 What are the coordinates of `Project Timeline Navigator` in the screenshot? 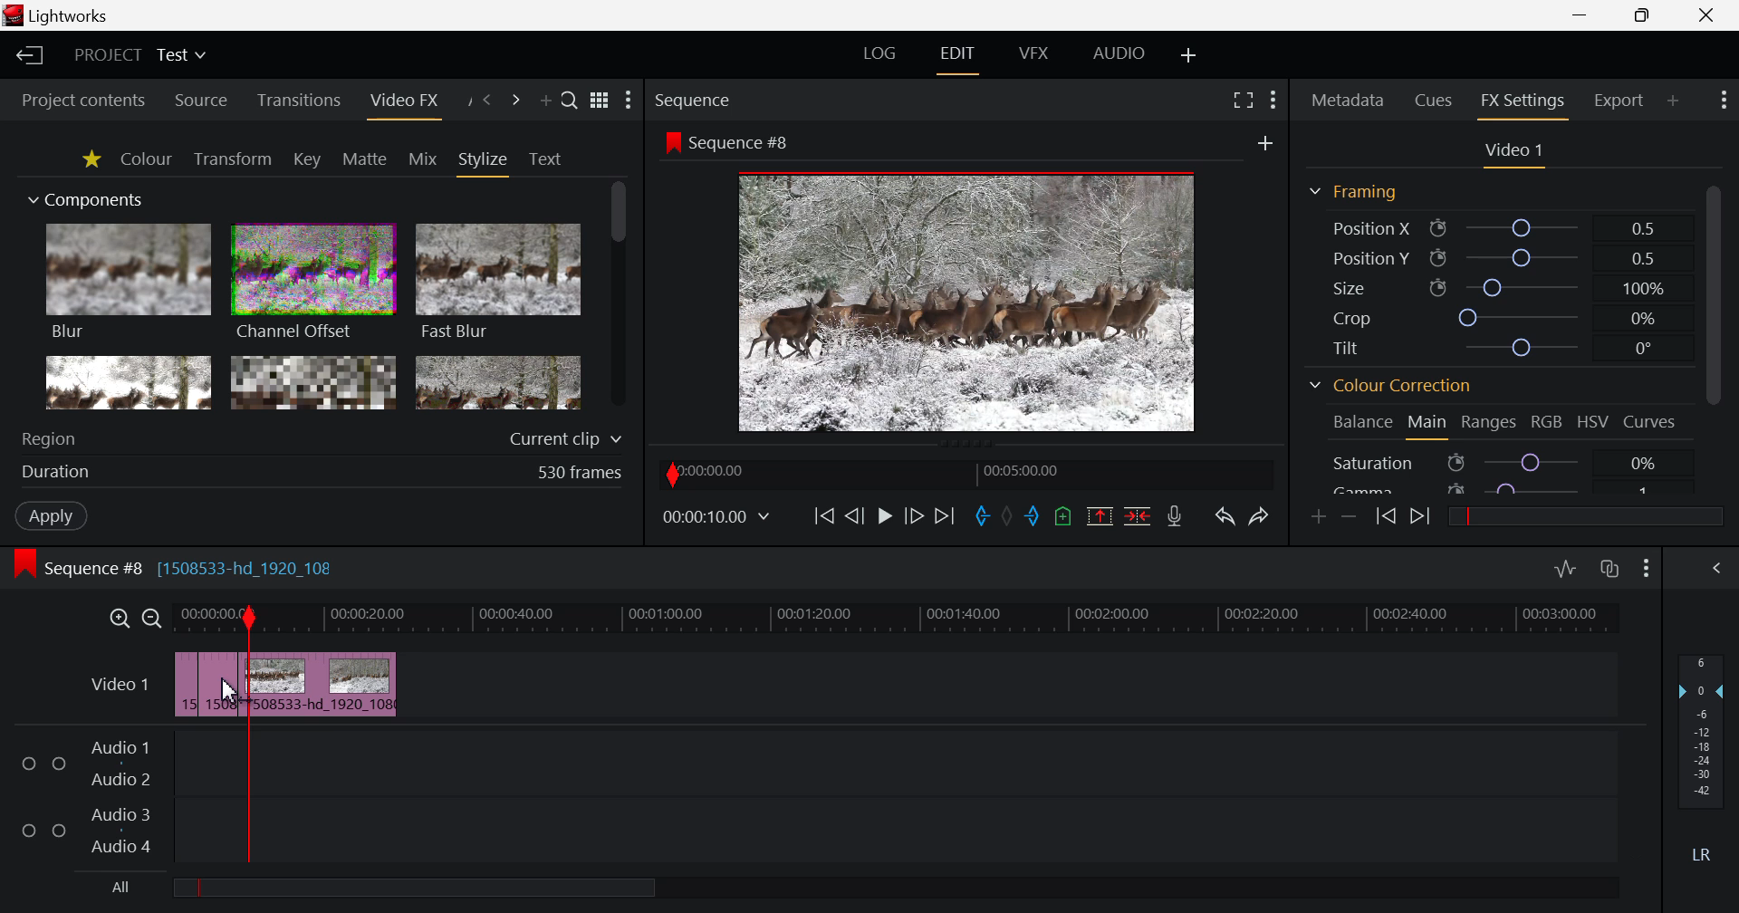 It's located at (963, 472).